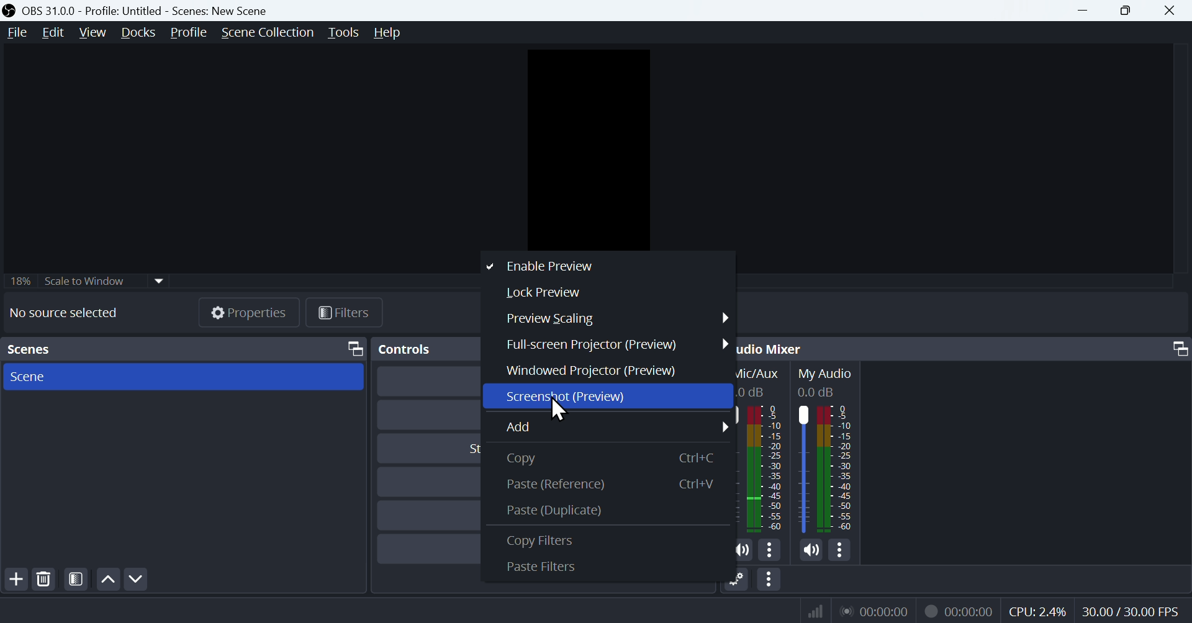 The height and width of the screenshot is (623, 1192). Describe the element at coordinates (92, 33) in the screenshot. I see `View` at that location.